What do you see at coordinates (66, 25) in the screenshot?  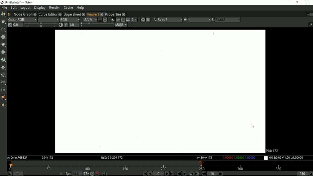 I see `Viewer gamma correction` at bounding box center [66, 25].